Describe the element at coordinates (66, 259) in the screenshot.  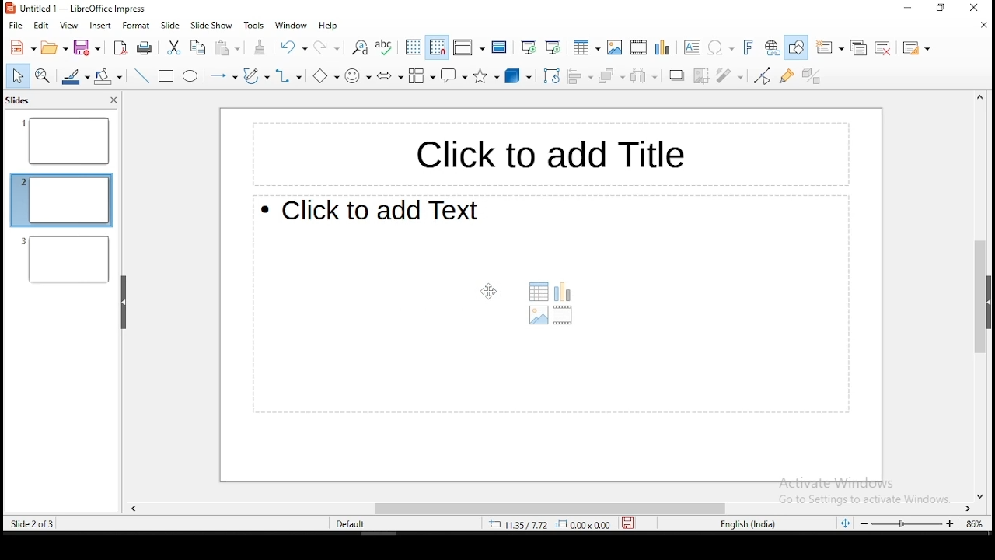
I see `slide 2` at that location.